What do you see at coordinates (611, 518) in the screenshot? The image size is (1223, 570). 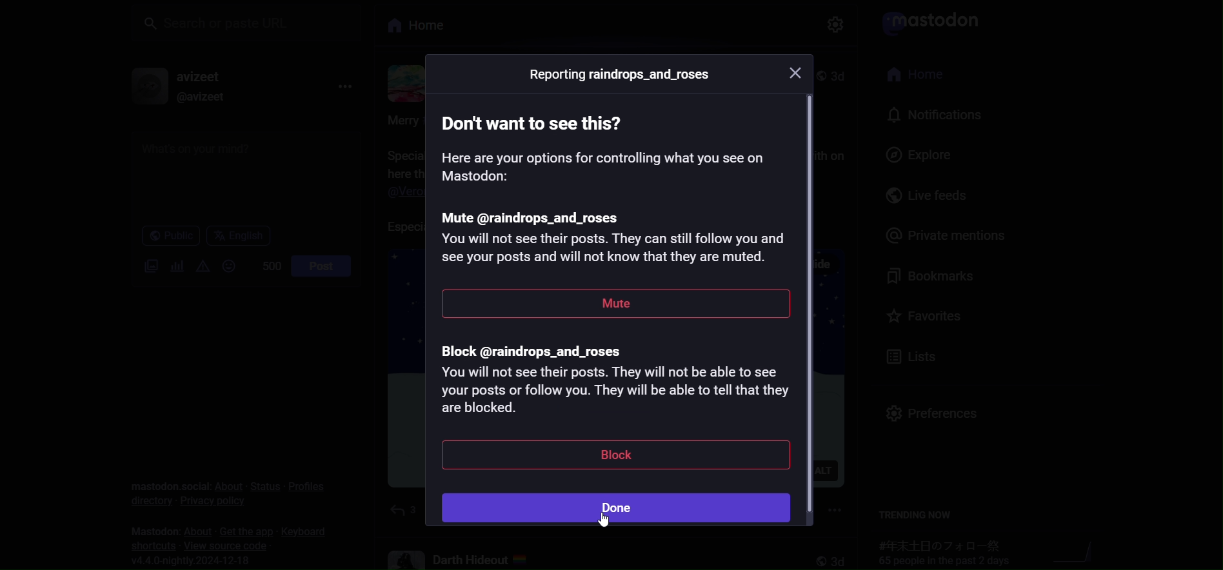 I see `cursor` at bounding box center [611, 518].